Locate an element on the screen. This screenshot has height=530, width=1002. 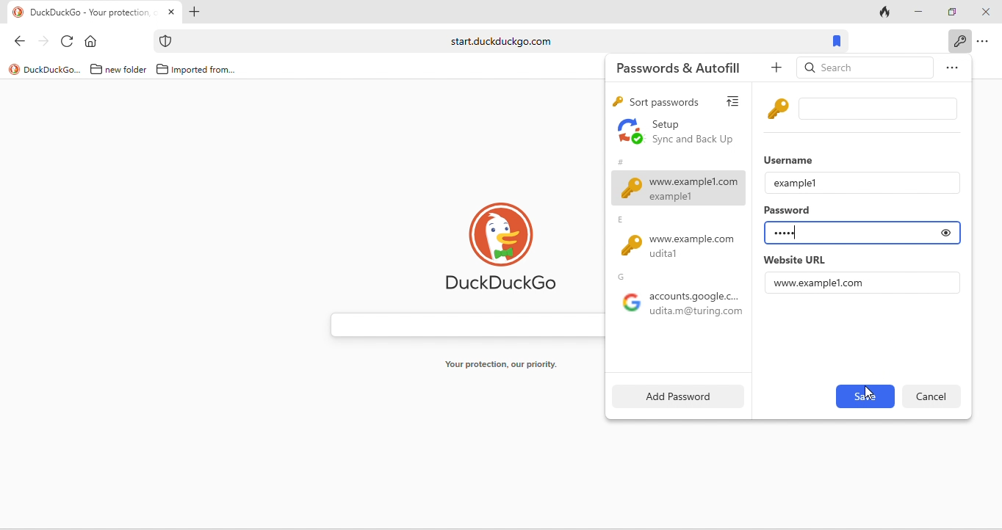
duck duck go logo is located at coordinates (502, 244).